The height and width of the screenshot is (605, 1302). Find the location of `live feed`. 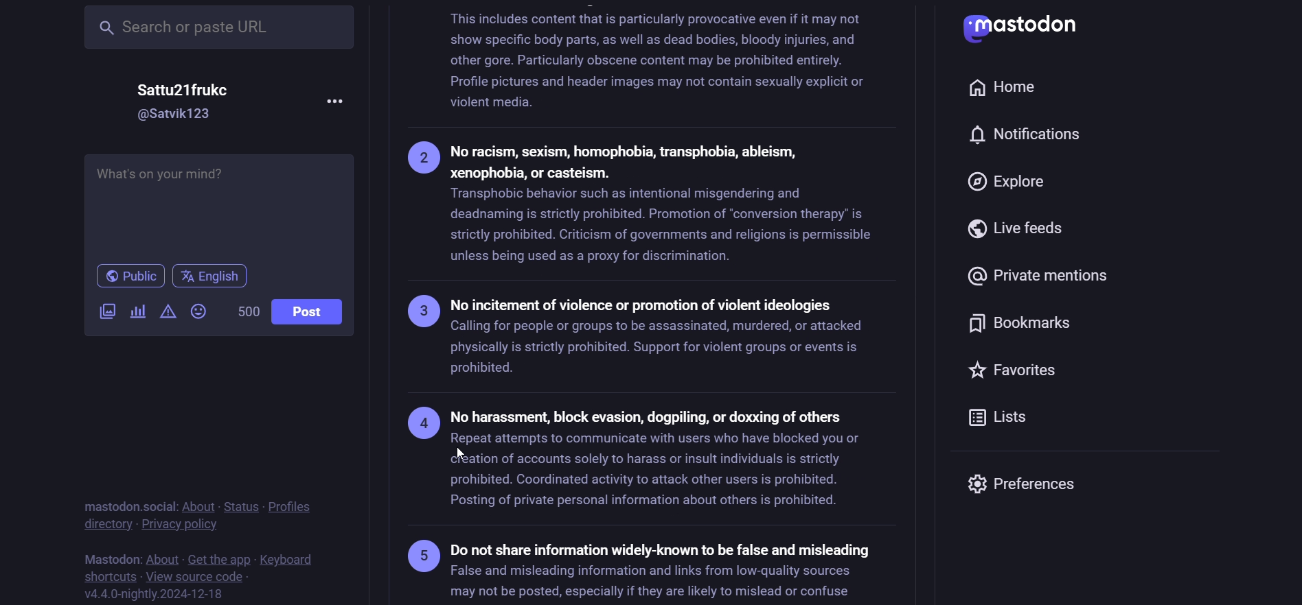

live feed is located at coordinates (1017, 228).